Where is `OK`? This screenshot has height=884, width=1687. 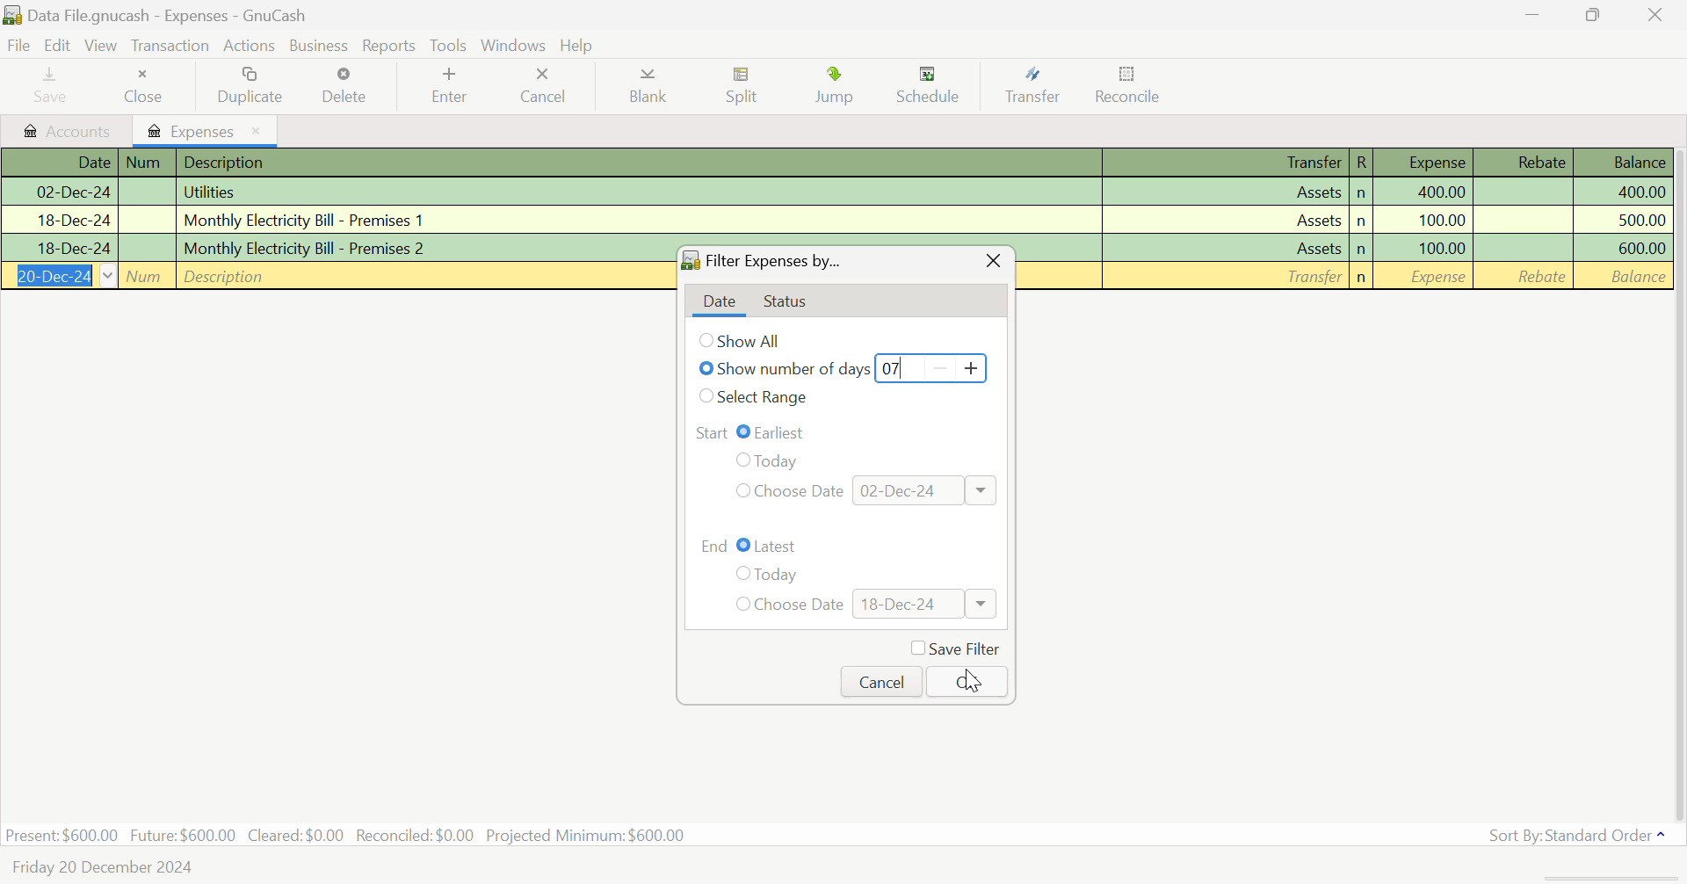
OK is located at coordinates (967, 682).